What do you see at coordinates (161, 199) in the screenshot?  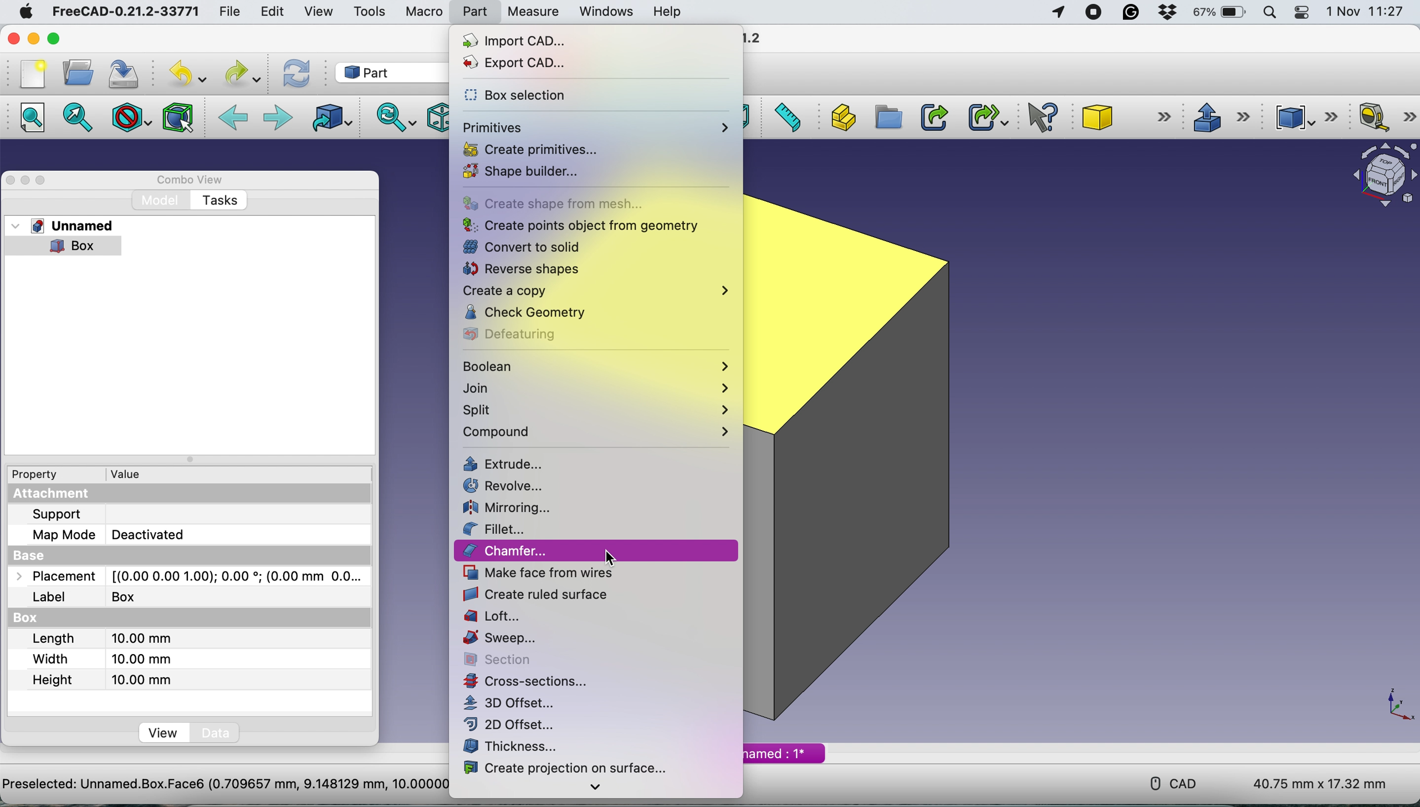 I see `model` at bounding box center [161, 199].